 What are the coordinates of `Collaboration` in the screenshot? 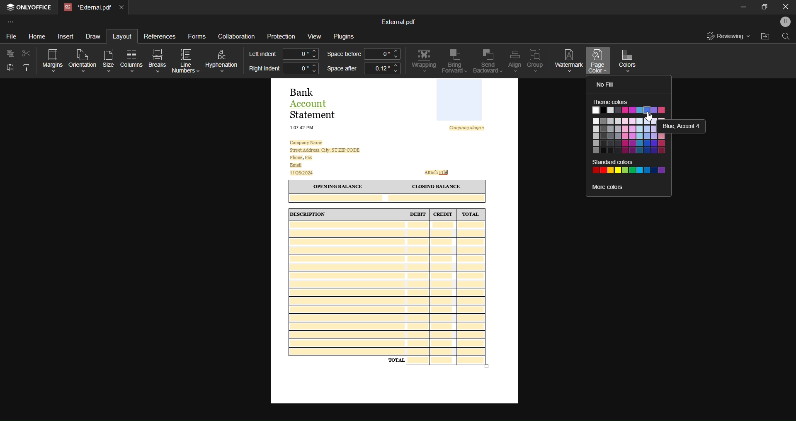 It's located at (237, 35).